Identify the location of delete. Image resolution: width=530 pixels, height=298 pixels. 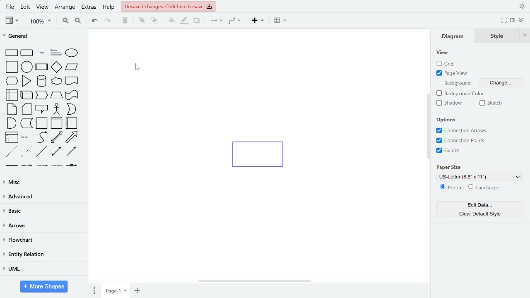
(124, 21).